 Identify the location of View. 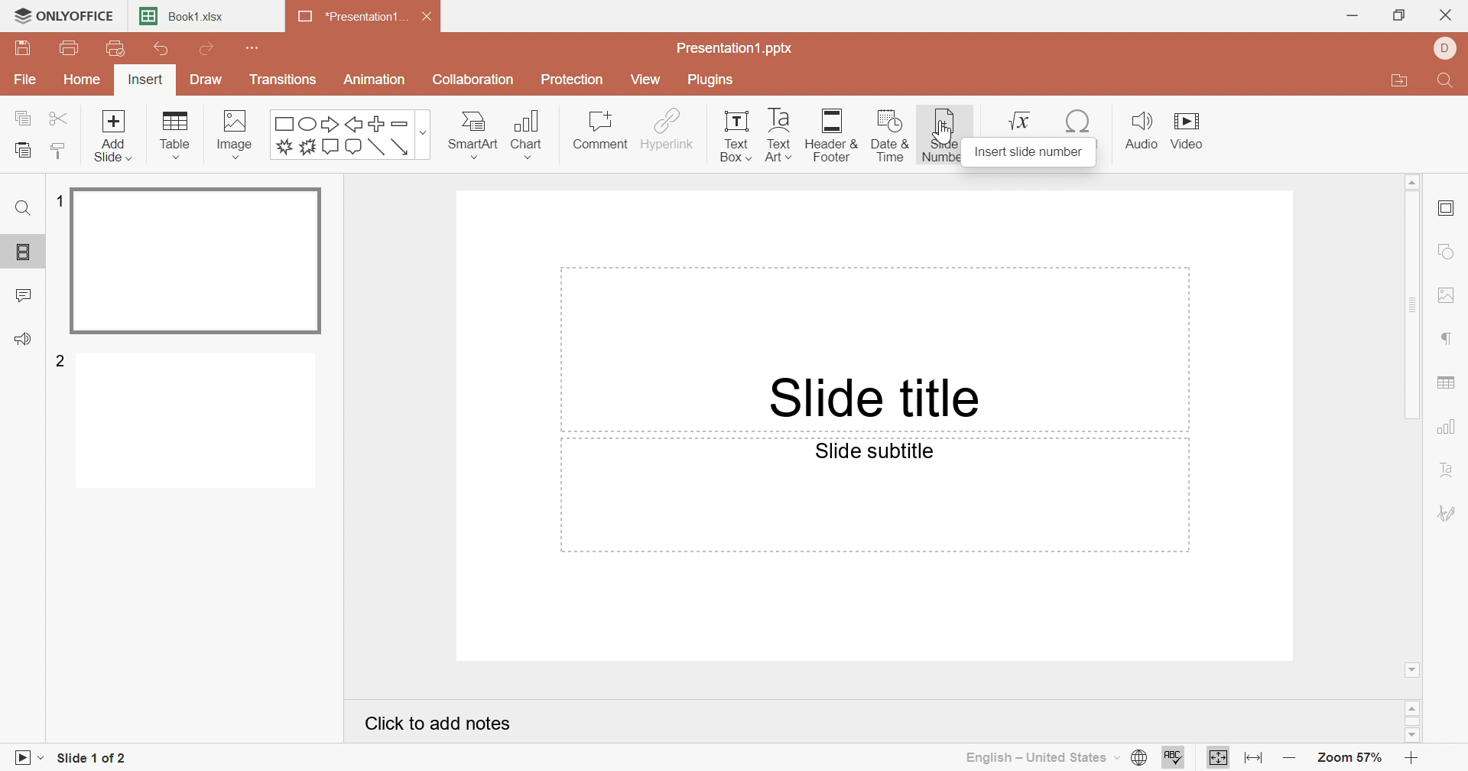
(645, 79).